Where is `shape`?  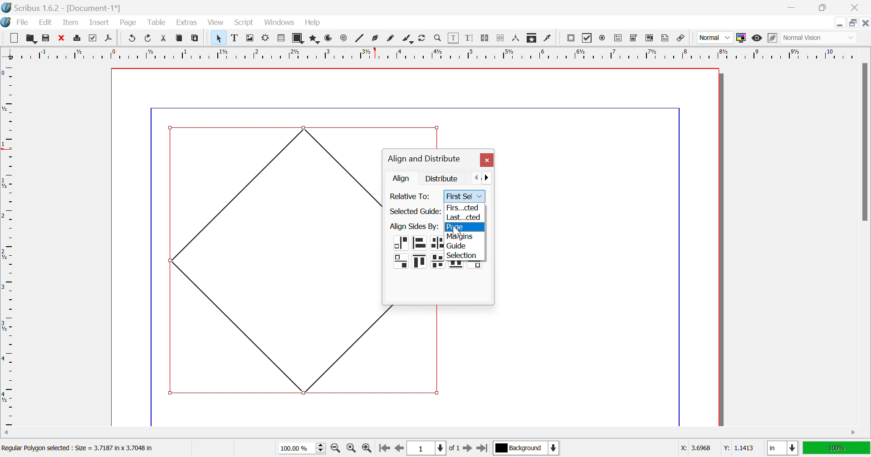 shape is located at coordinates (389, 312).